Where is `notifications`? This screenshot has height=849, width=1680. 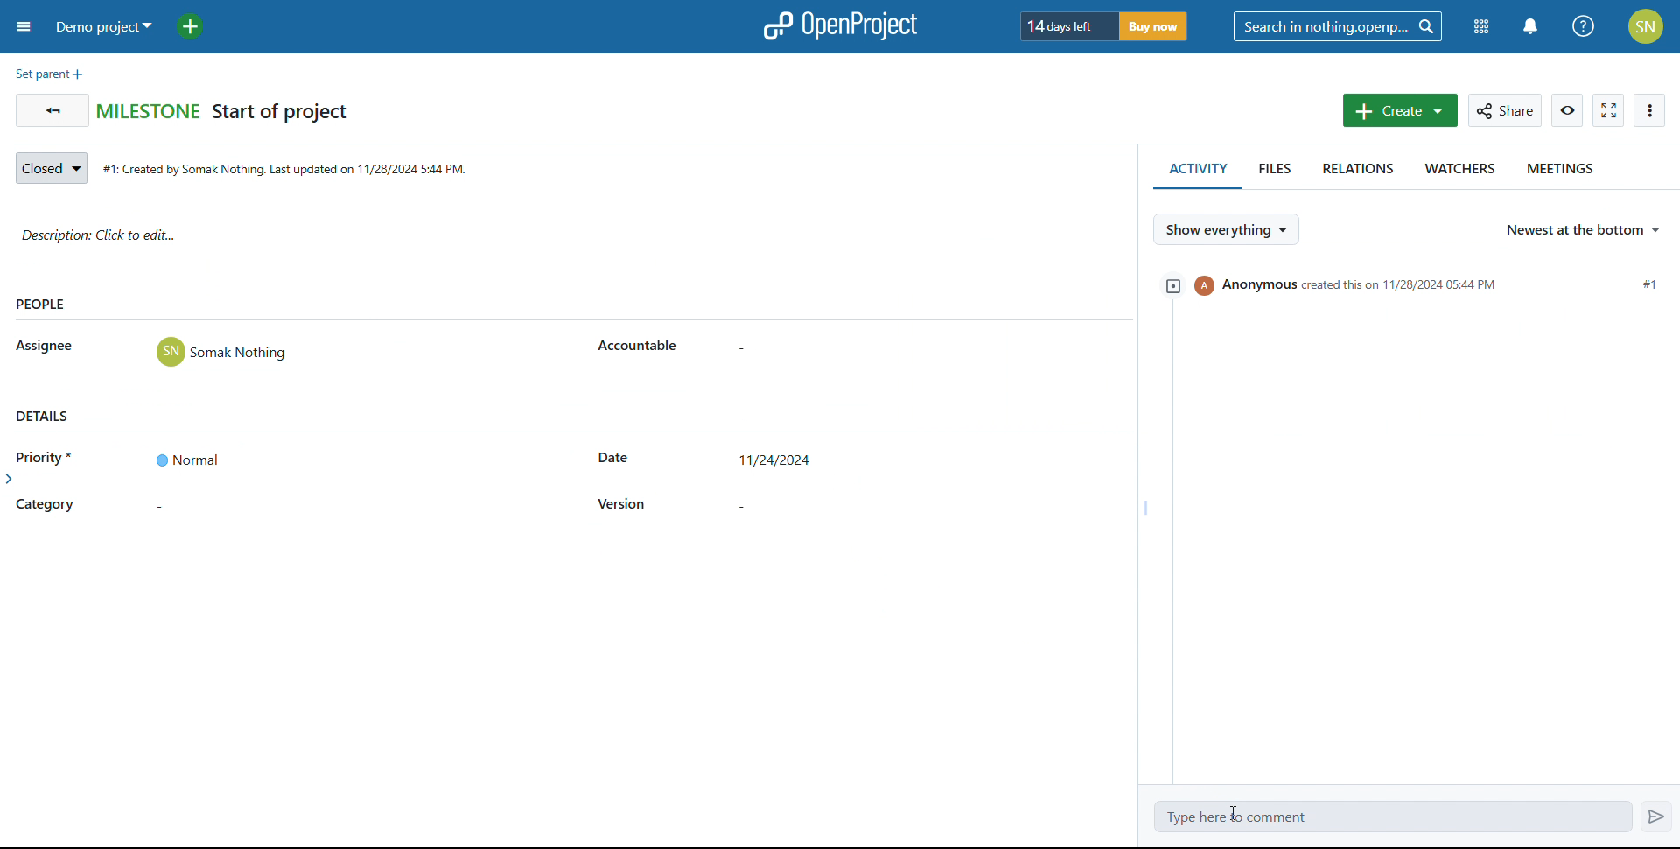
notifications is located at coordinates (1531, 26).